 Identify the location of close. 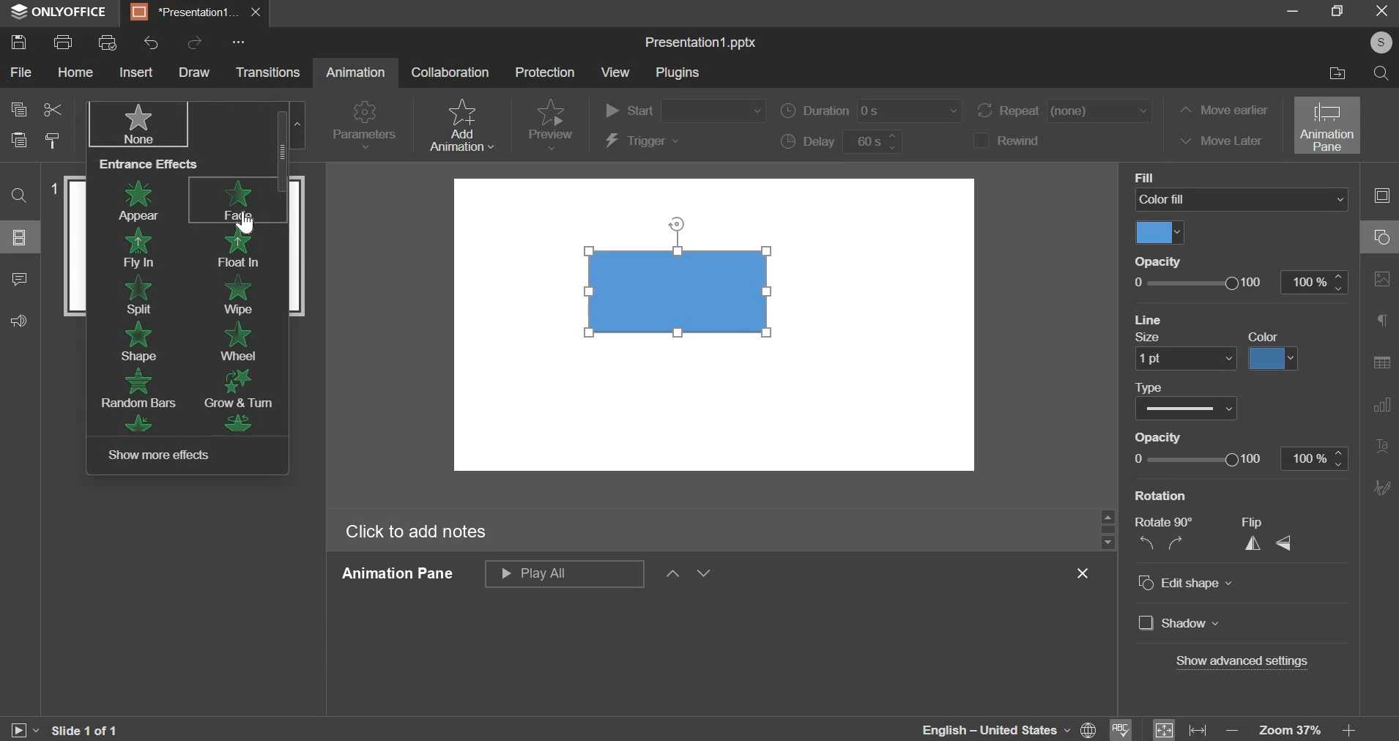
(1087, 574).